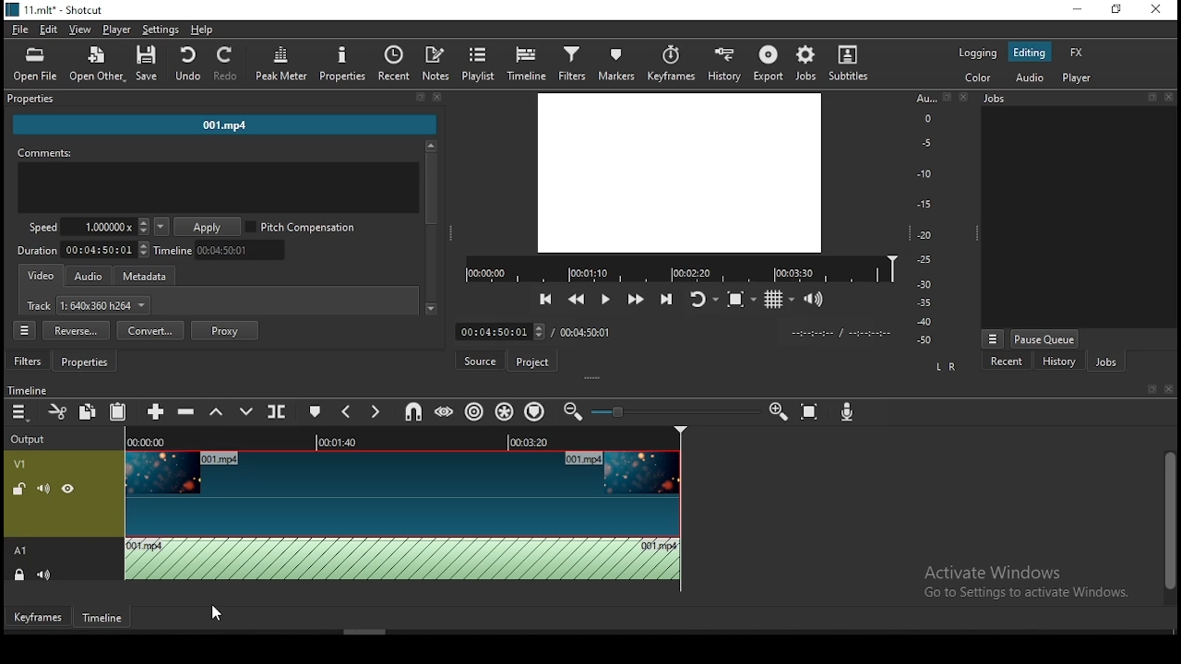 The image size is (1181, 664). Describe the element at coordinates (147, 275) in the screenshot. I see `metadata` at that location.